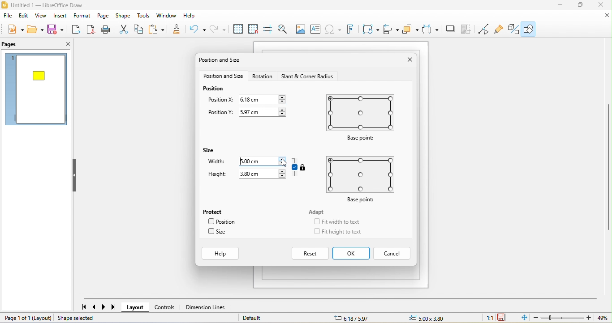  Describe the element at coordinates (573, 318) in the screenshot. I see `zoom` at that location.